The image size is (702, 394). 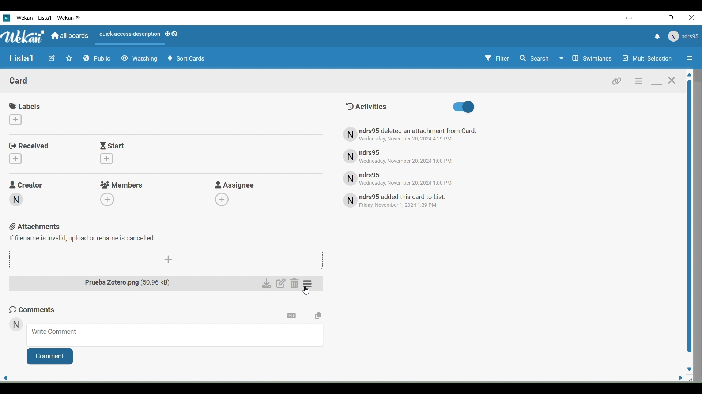 What do you see at coordinates (16, 325) in the screenshot?
I see `User` at bounding box center [16, 325].